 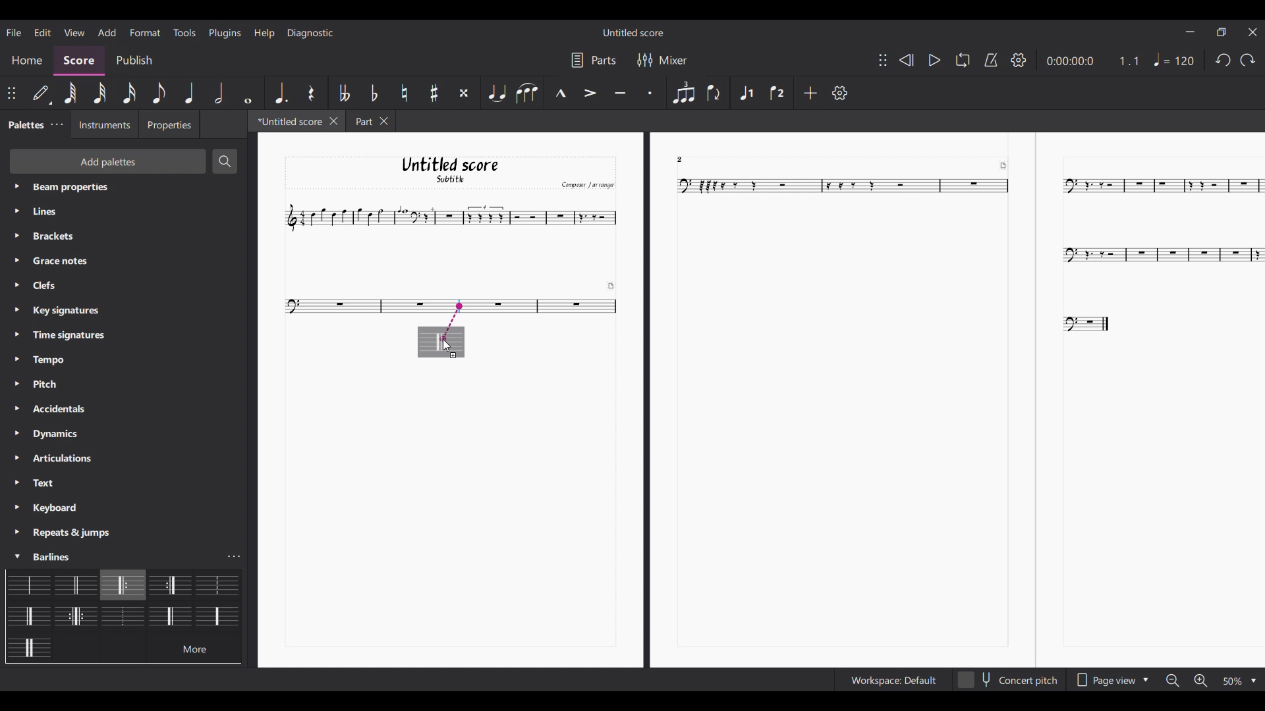 What do you see at coordinates (1172, 681) in the screenshot?
I see `Zoom out` at bounding box center [1172, 681].